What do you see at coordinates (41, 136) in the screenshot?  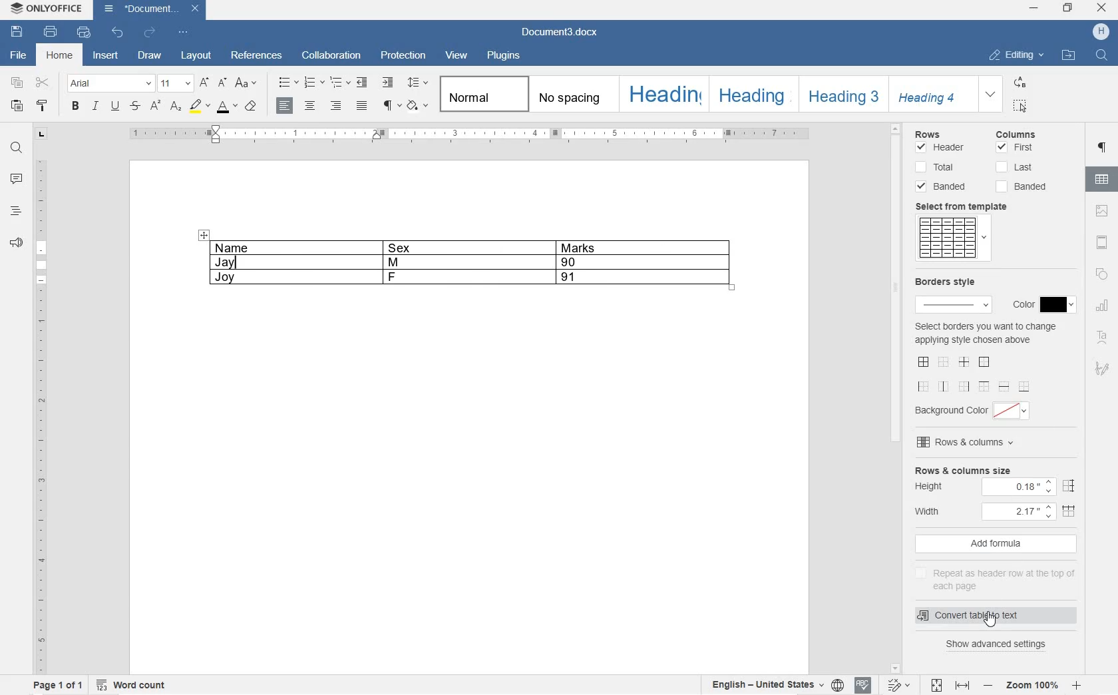 I see `TAB` at bounding box center [41, 136].